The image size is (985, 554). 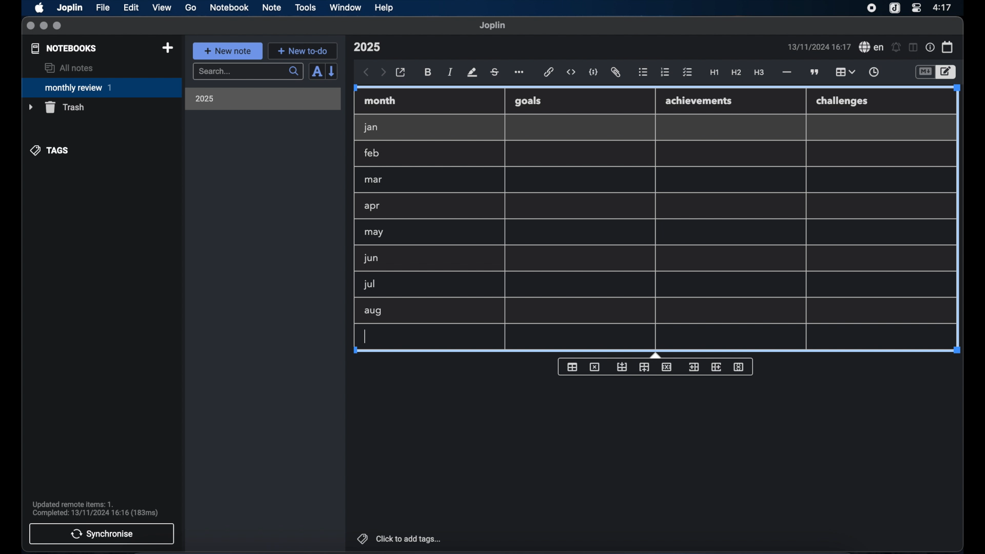 I want to click on mar, so click(x=374, y=180).